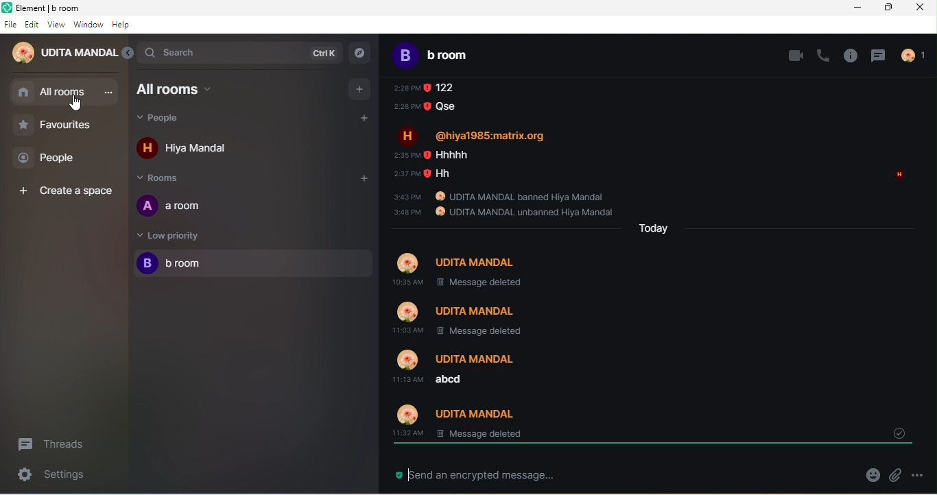 Image resolution: width=937 pixels, height=495 pixels. What do you see at coordinates (64, 92) in the screenshot?
I see `all rooms` at bounding box center [64, 92].